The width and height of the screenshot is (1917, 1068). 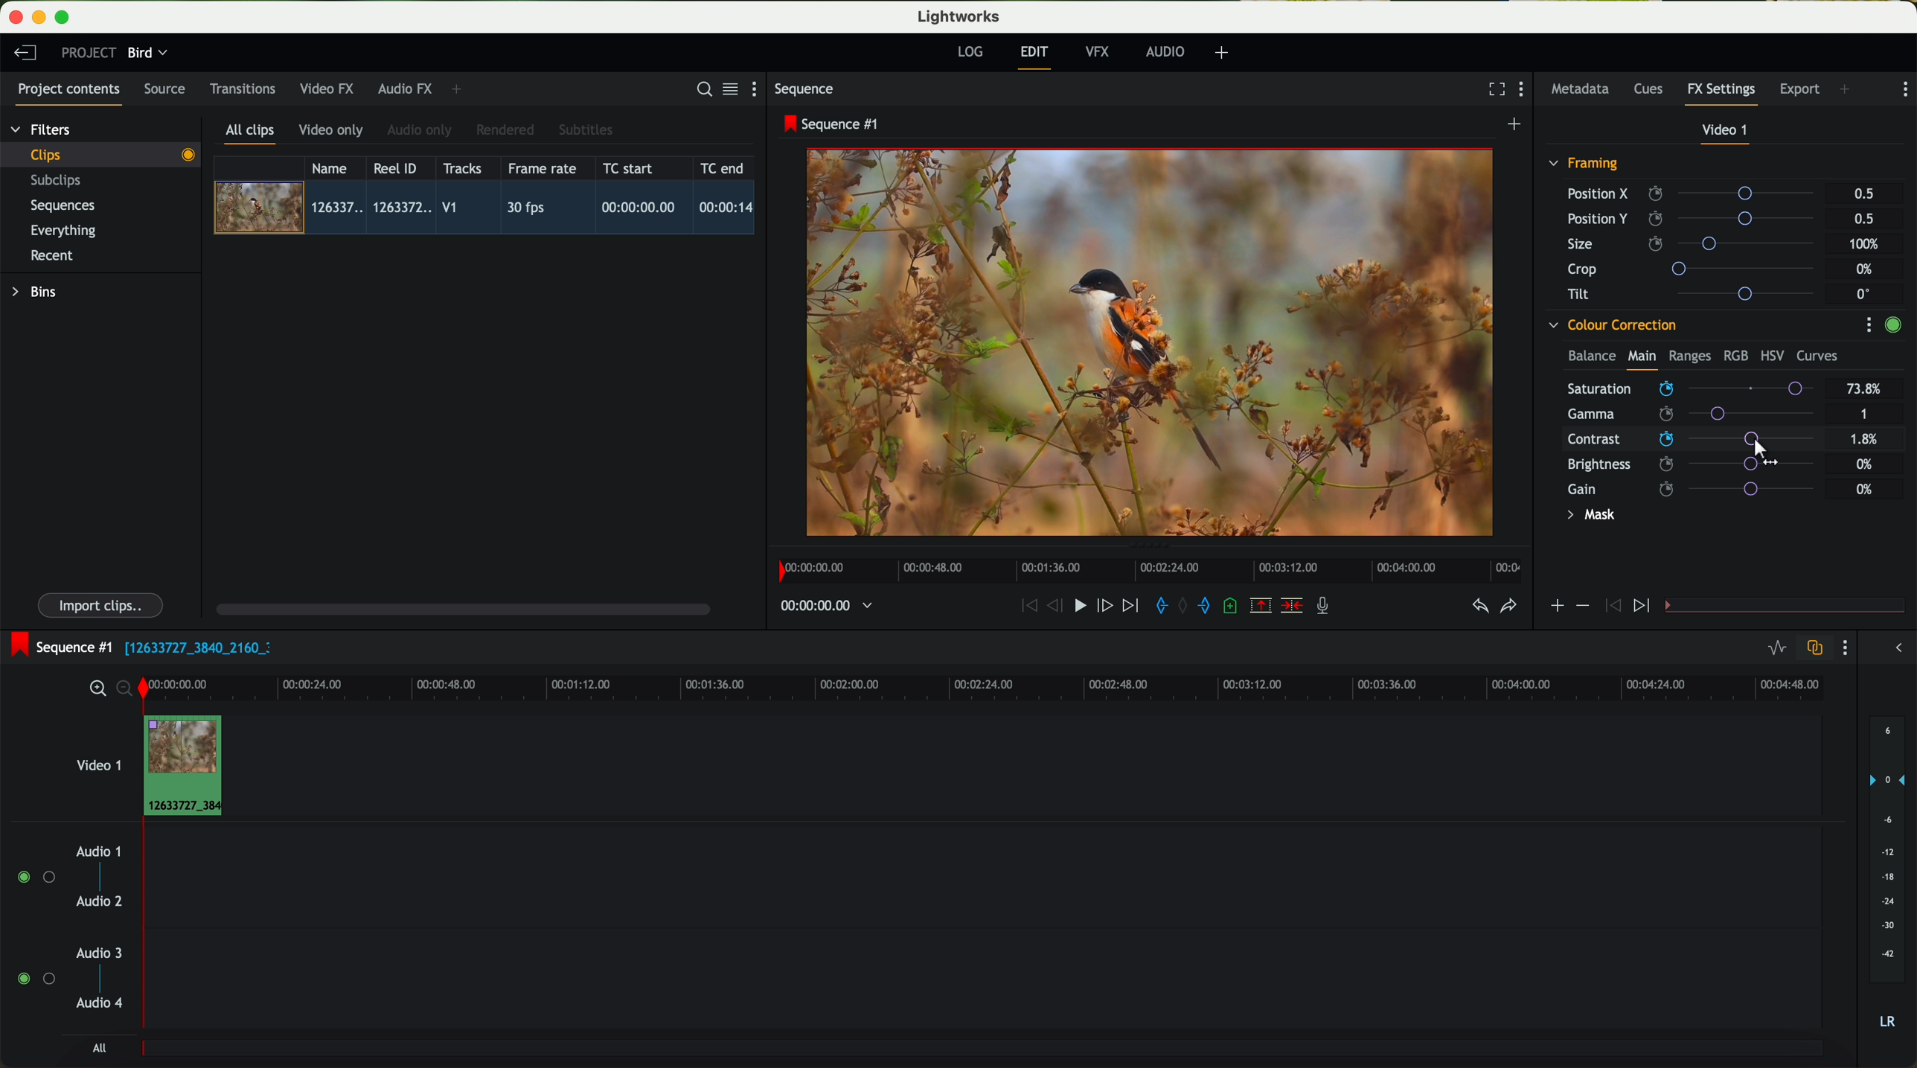 I want to click on 1, so click(x=1865, y=415).